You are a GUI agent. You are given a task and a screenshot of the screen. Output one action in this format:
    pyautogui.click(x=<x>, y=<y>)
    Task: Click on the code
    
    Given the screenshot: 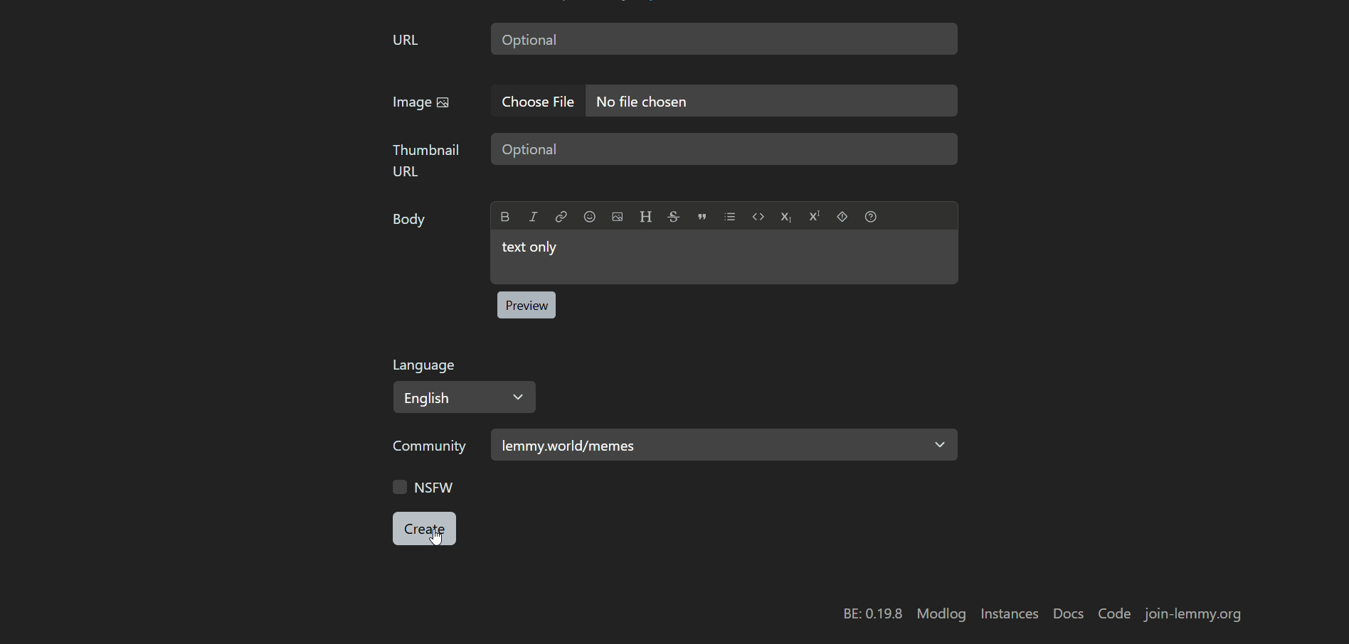 What is the action you would take?
    pyautogui.click(x=1116, y=615)
    